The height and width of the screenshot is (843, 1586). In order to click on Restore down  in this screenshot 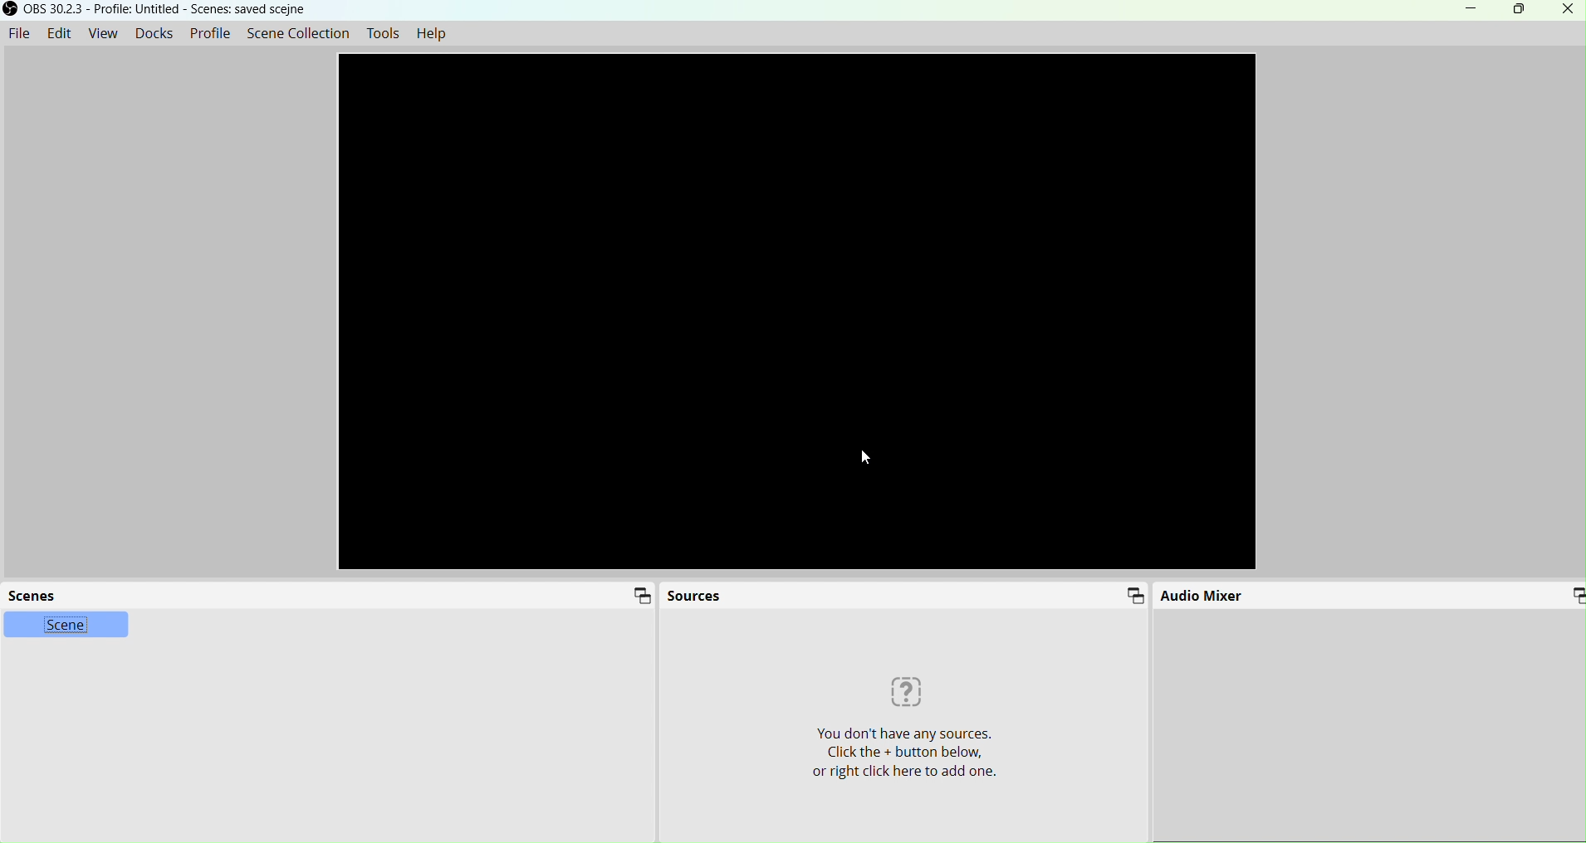, I will do `click(1517, 11)`.